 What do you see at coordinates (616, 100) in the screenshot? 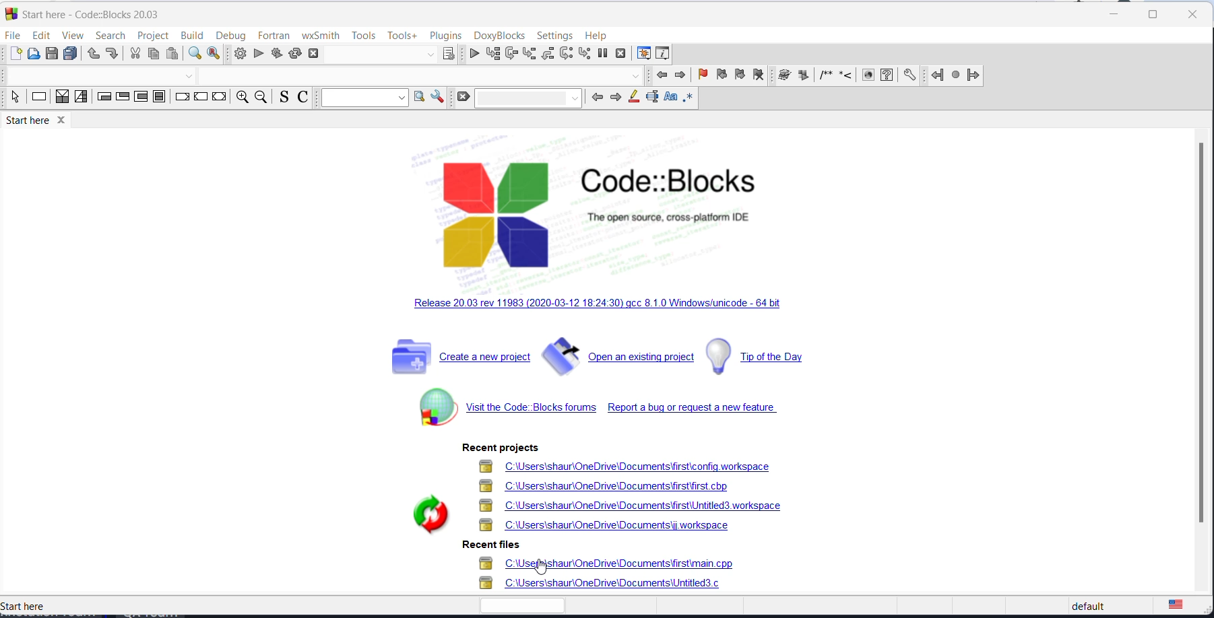
I see `next` at bounding box center [616, 100].